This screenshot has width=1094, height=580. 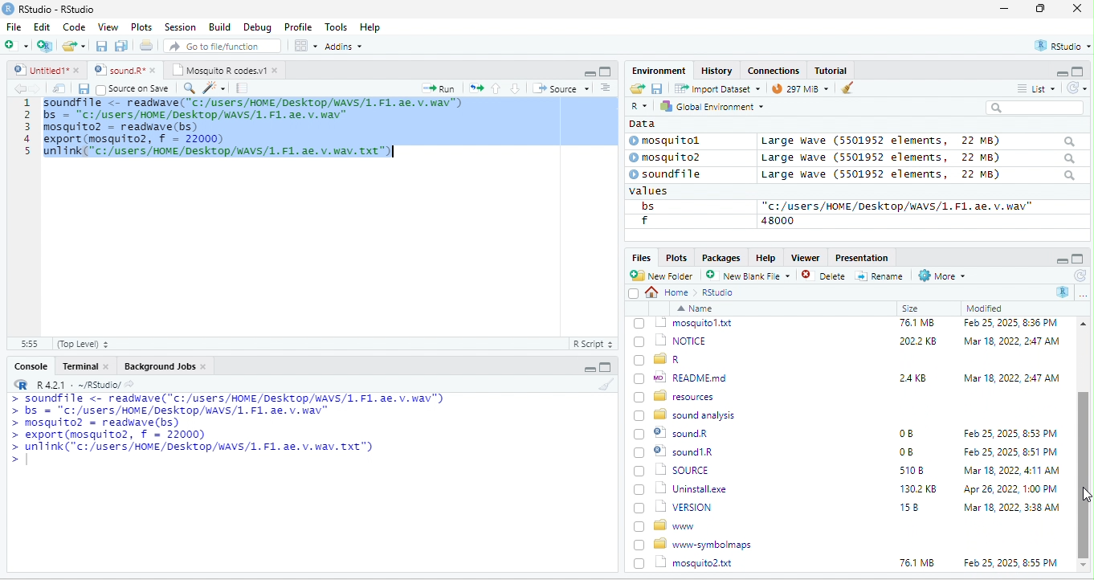 What do you see at coordinates (908, 546) in the screenshot?
I see `5108` at bounding box center [908, 546].